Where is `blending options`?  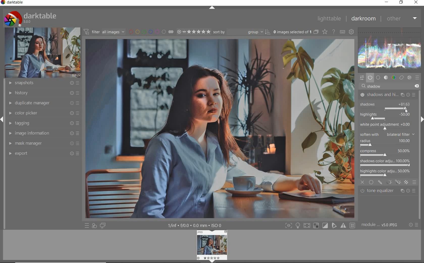
blending options is located at coordinates (414, 182).